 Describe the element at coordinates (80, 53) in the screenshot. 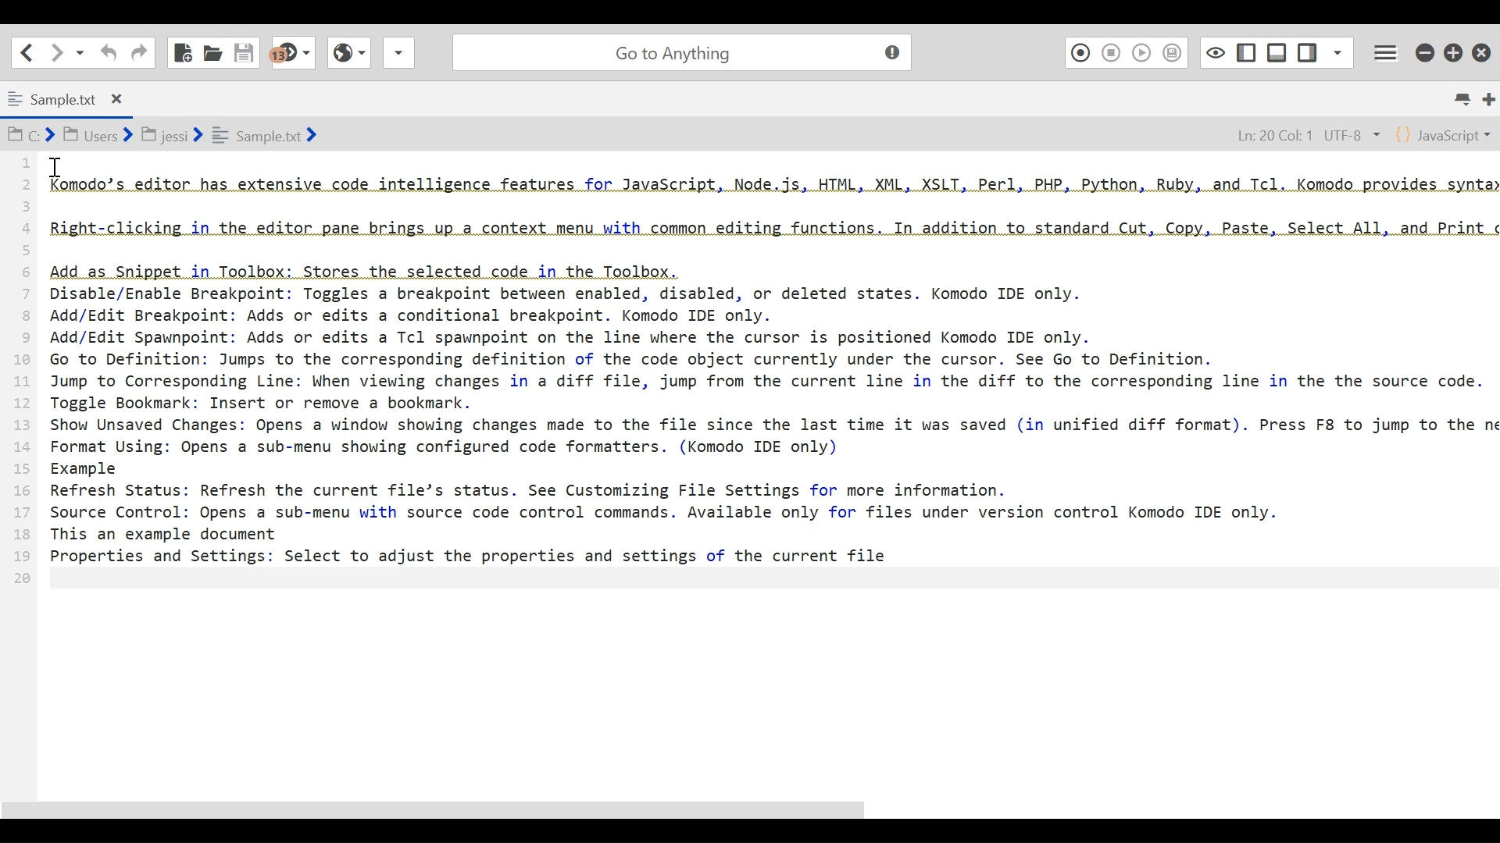

I see `Recent locations` at that location.